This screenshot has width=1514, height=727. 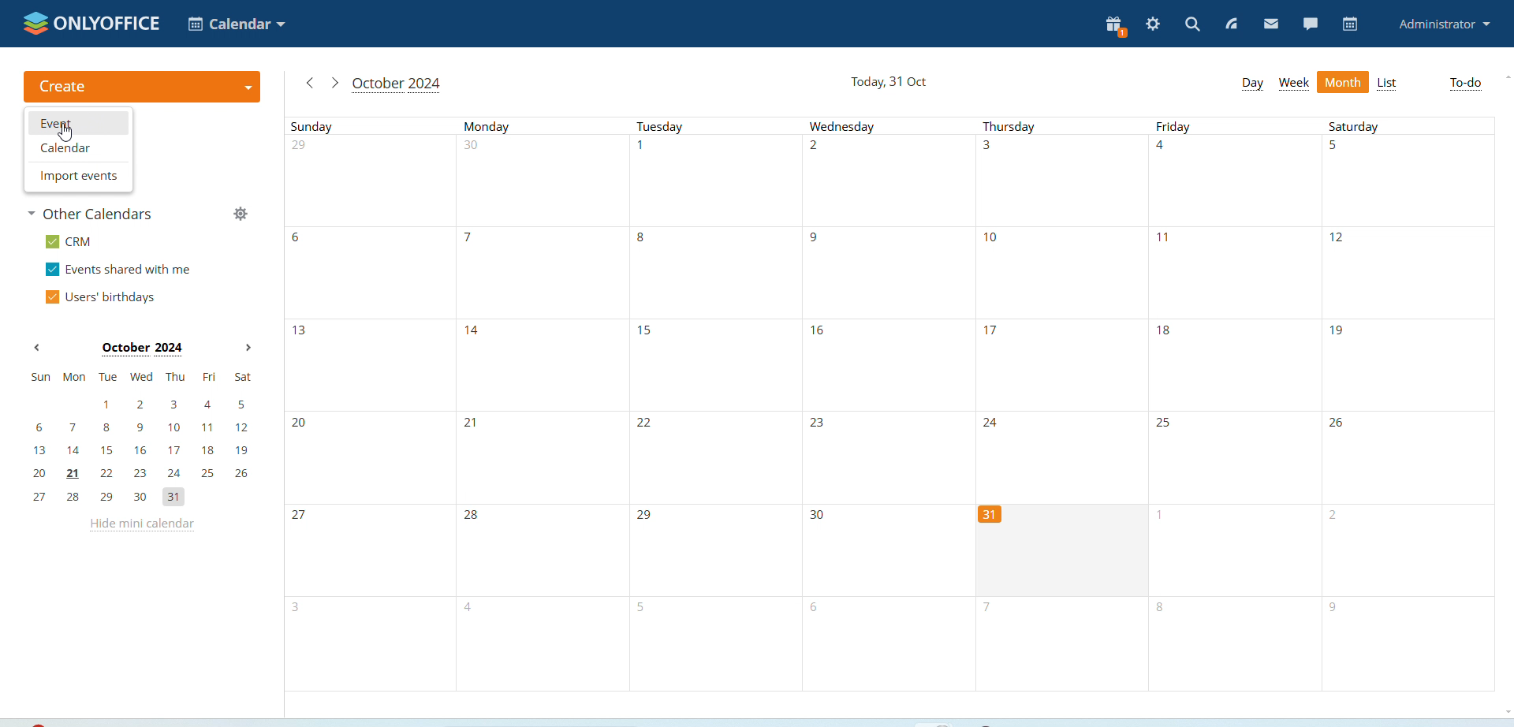 What do you see at coordinates (1230, 25) in the screenshot?
I see `feed` at bounding box center [1230, 25].